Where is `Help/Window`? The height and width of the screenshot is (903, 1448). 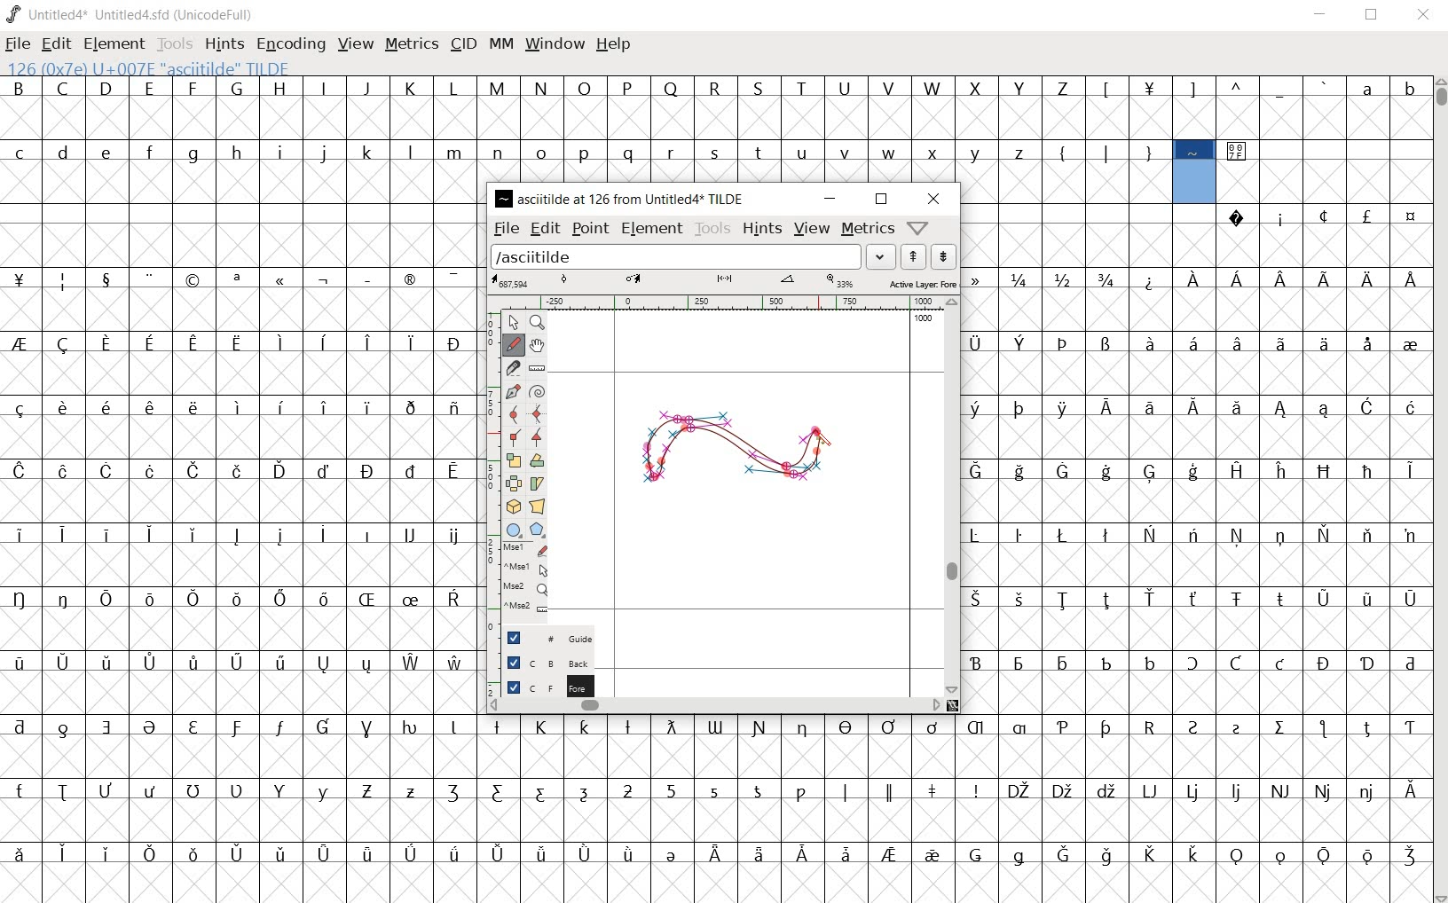
Help/Window is located at coordinates (920, 228).